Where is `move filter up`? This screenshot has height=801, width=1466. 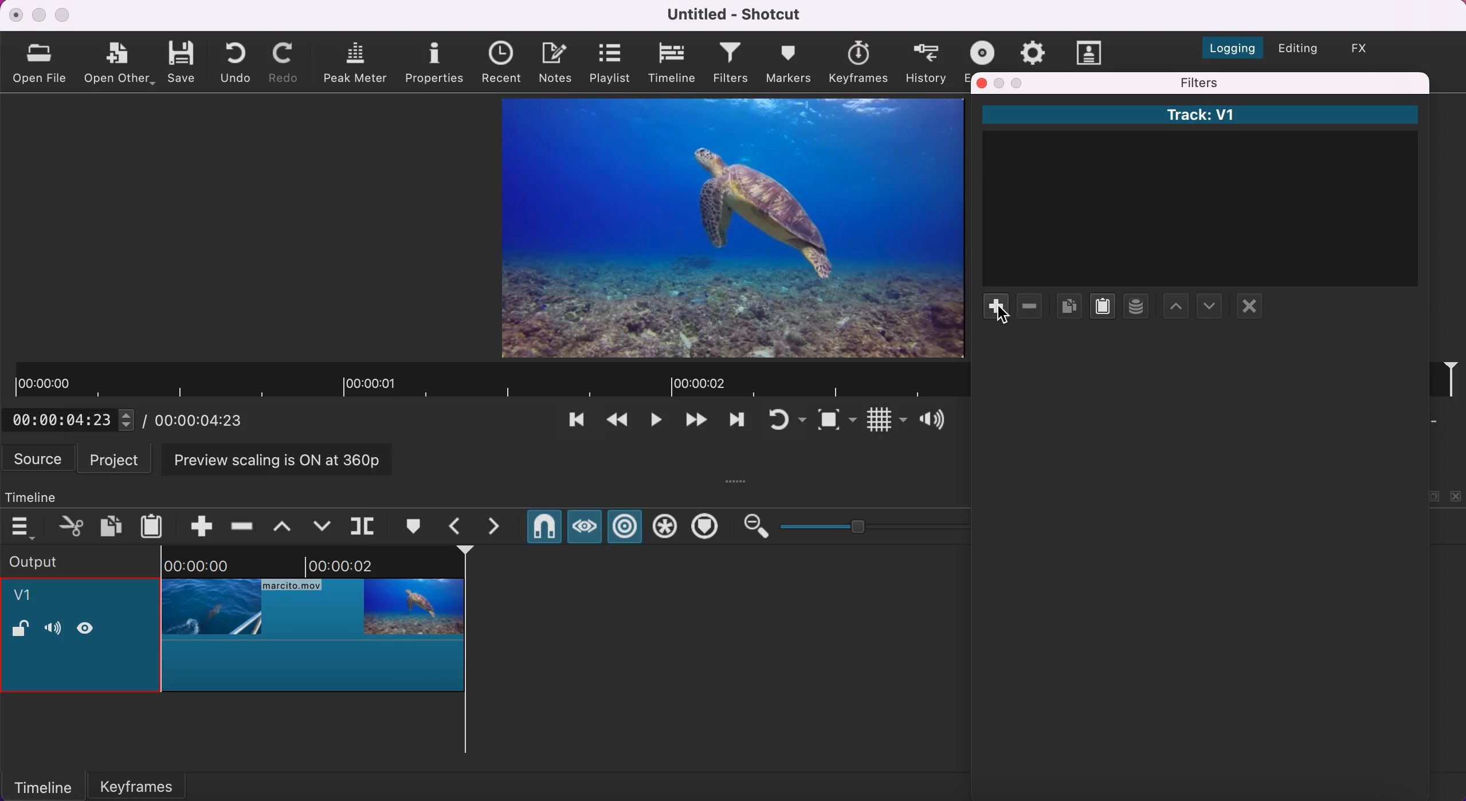 move filter up is located at coordinates (1210, 306).